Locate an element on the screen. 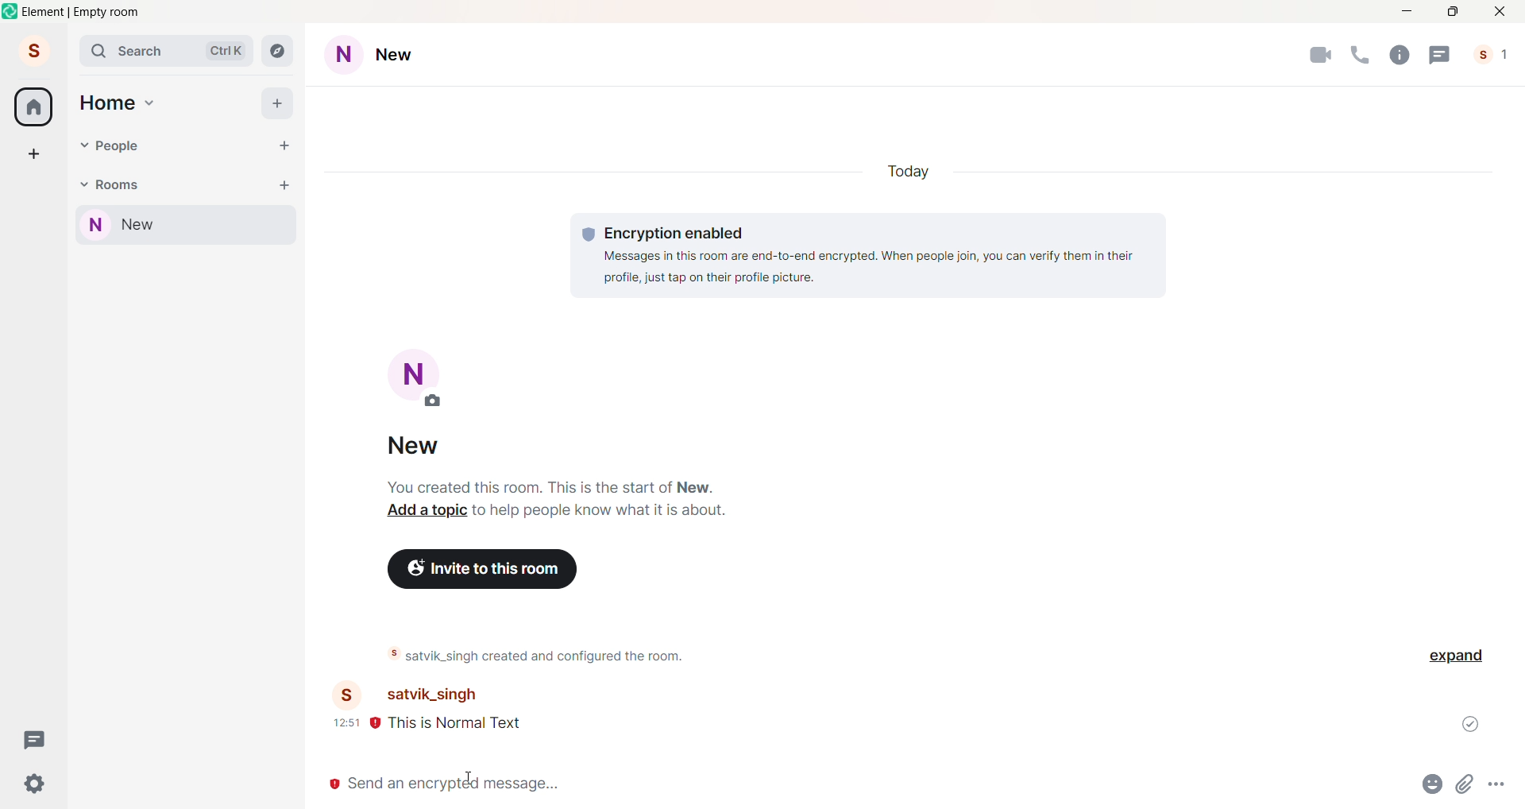 The image size is (1525, 809). satvik_singh is located at coordinates (427, 695).